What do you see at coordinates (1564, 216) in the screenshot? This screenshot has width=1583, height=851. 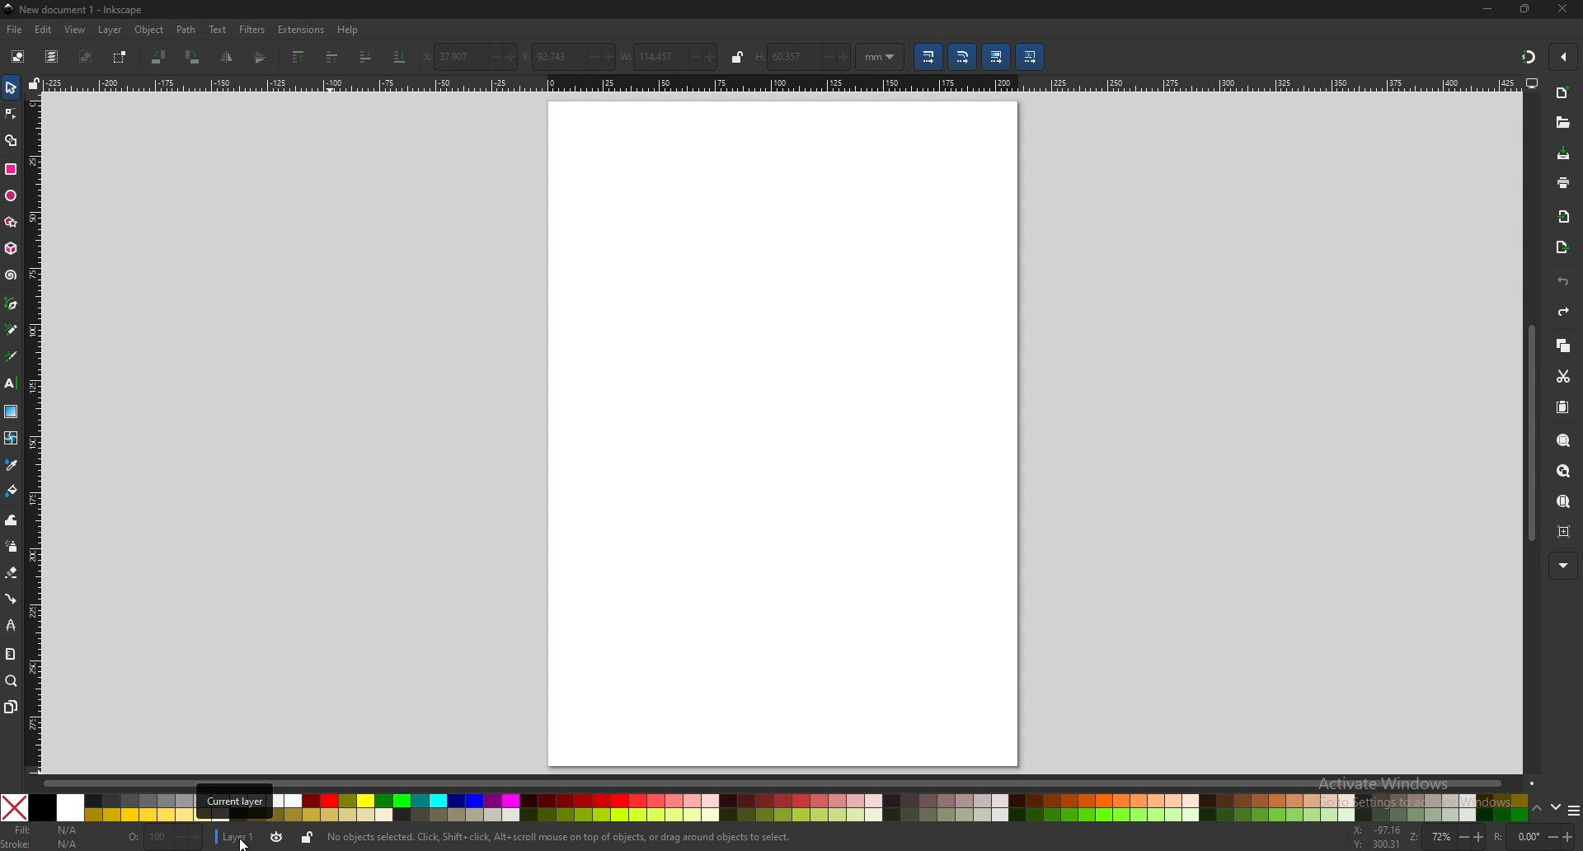 I see `import` at bounding box center [1564, 216].